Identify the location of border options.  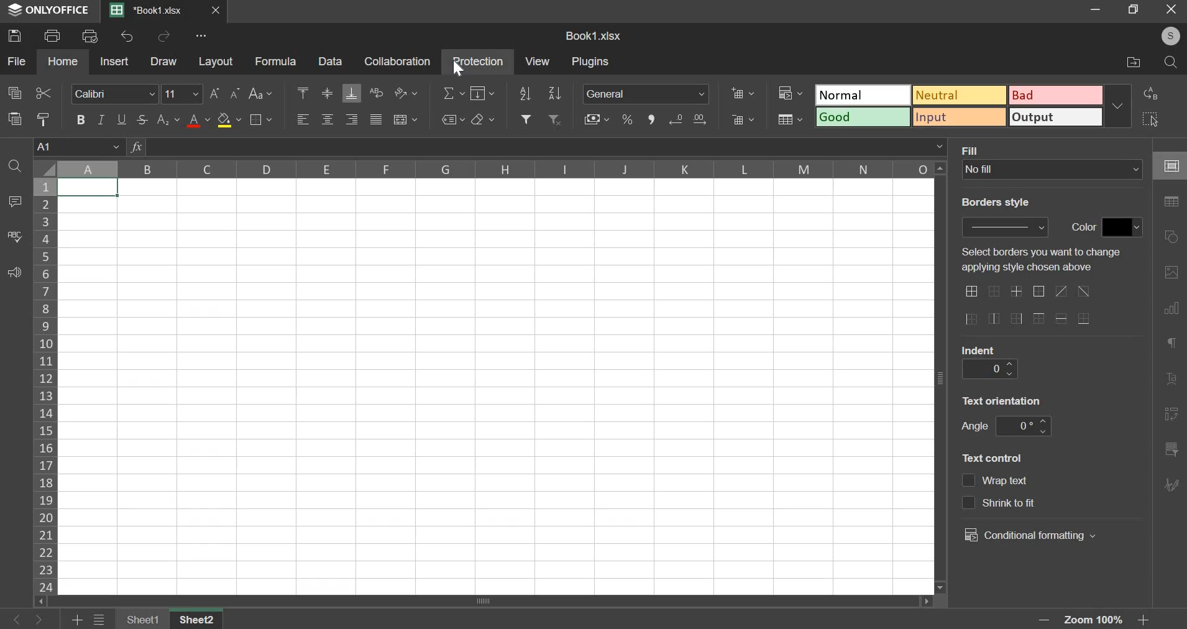
(1039, 319).